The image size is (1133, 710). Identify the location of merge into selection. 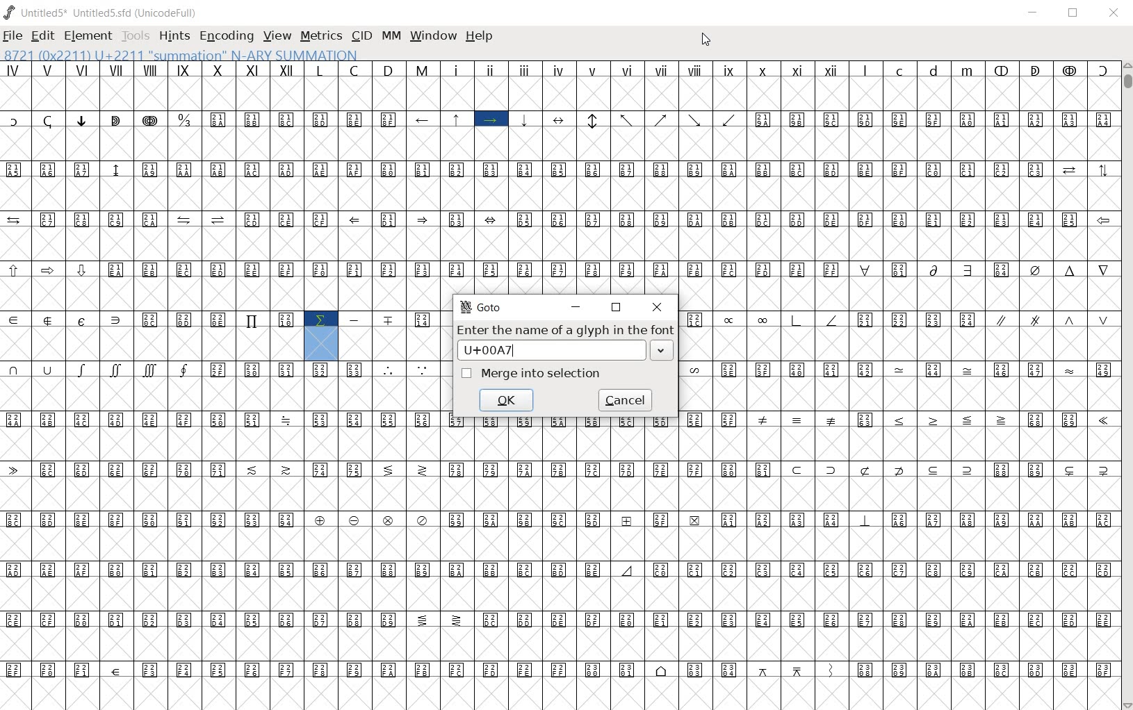
(534, 374).